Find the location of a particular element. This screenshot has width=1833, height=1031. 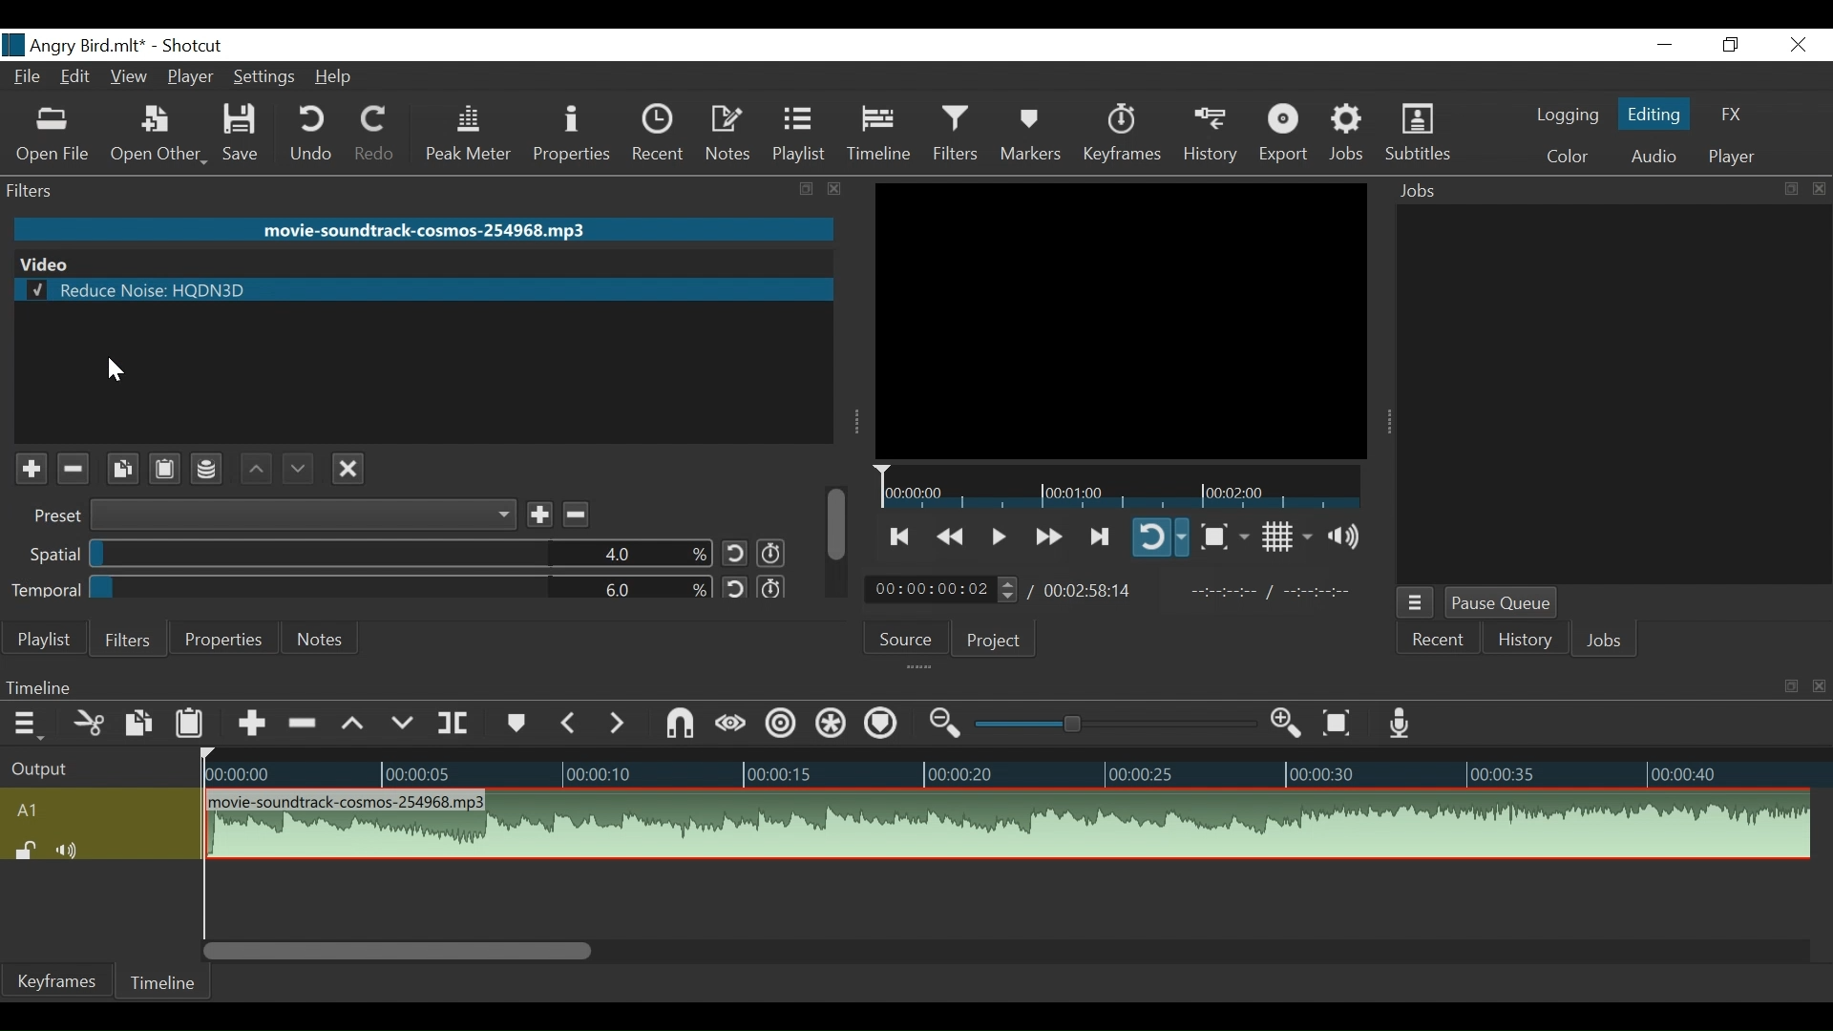

Adjust Temporal Percentage is located at coordinates (402, 589).